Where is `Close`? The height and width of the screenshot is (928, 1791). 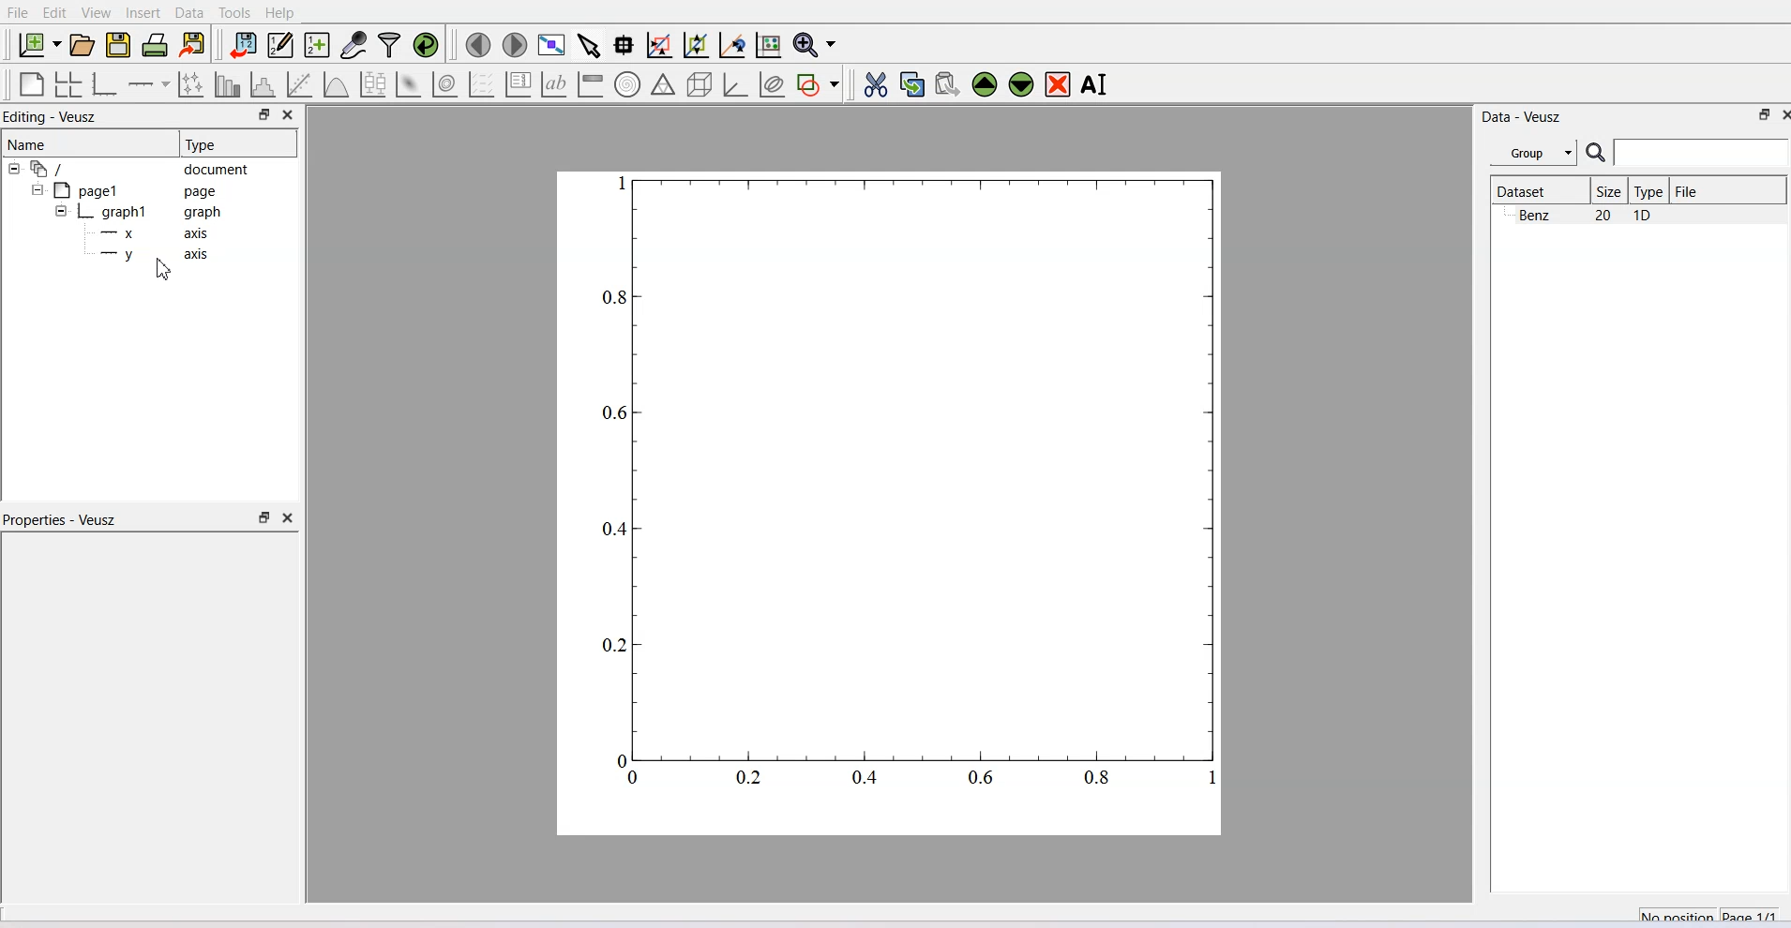
Close is located at coordinates (1768, 115).